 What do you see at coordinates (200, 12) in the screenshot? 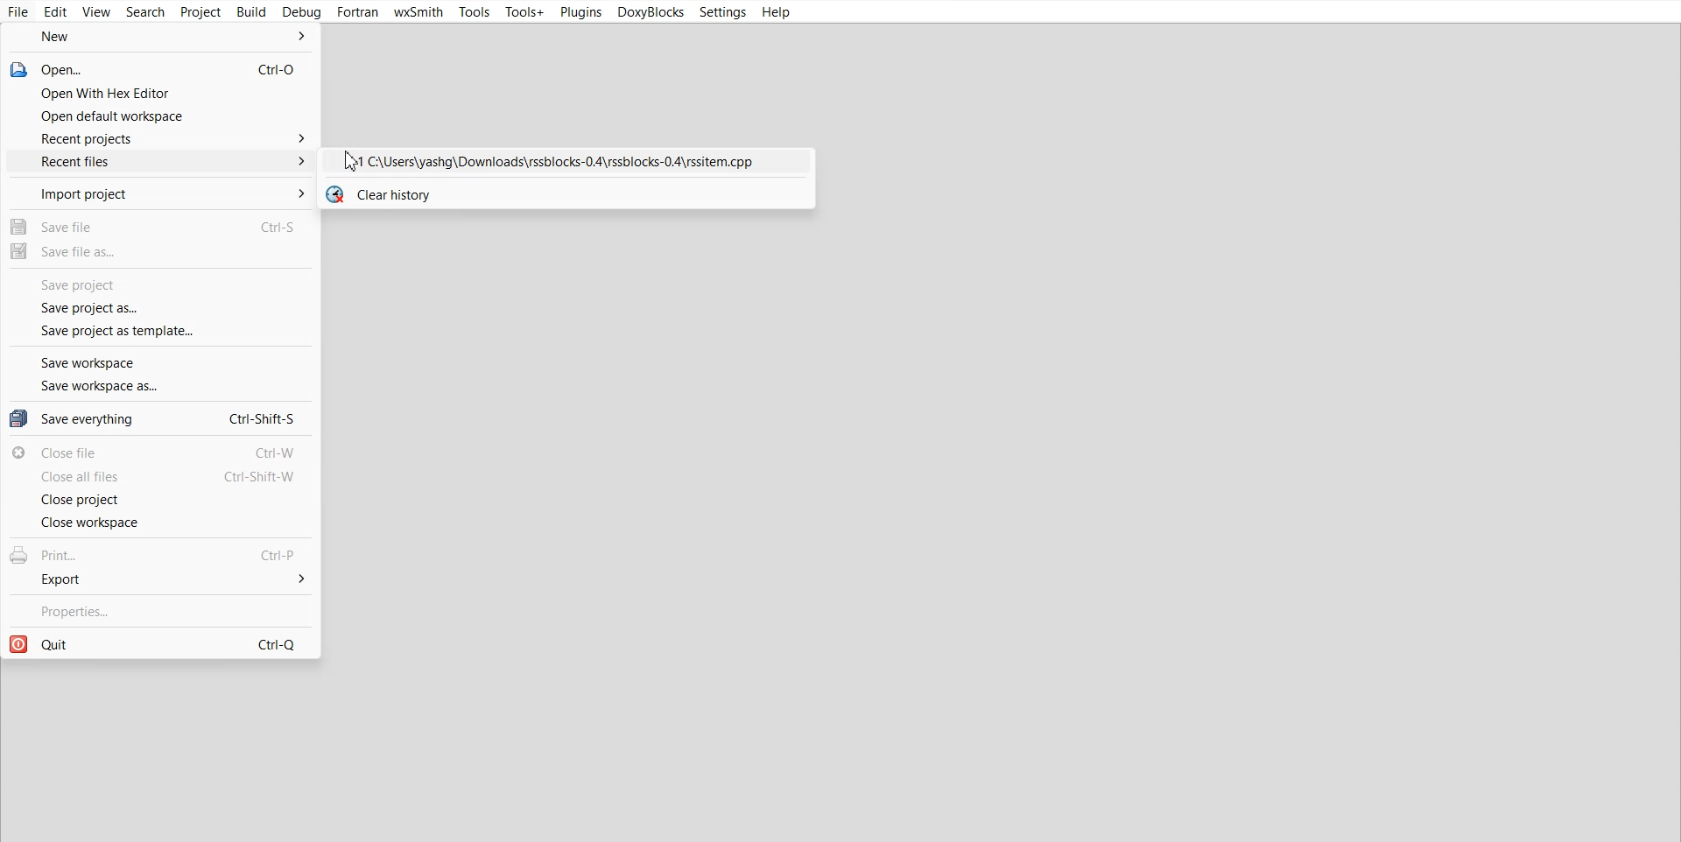
I see `Project` at bounding box center [200, 12].